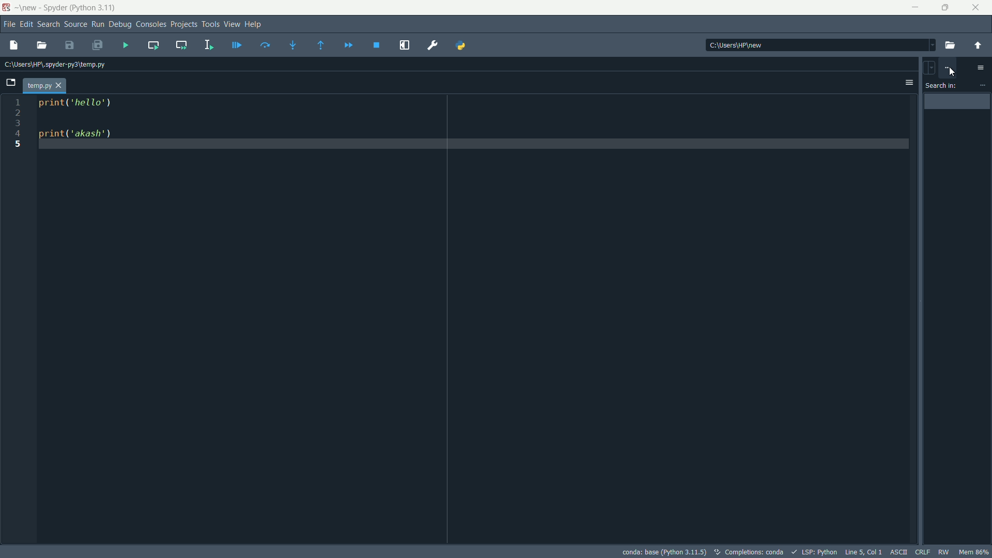 This screenshot has width=992, height=558. What do you see at coordinates (17, 45) in the screenshot?
I see `new file` at bounding box center [17, 45].